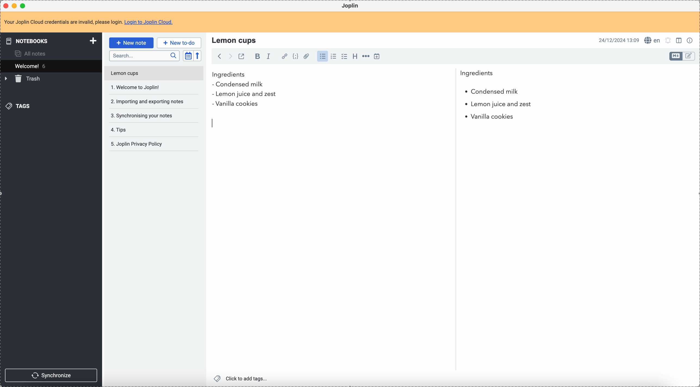 Image resolution: width=700 pixels, height=387 pixels. What do you see at coordinates (7, 6) in the screenshot?
I see `close` at bounding box center [7, 6].